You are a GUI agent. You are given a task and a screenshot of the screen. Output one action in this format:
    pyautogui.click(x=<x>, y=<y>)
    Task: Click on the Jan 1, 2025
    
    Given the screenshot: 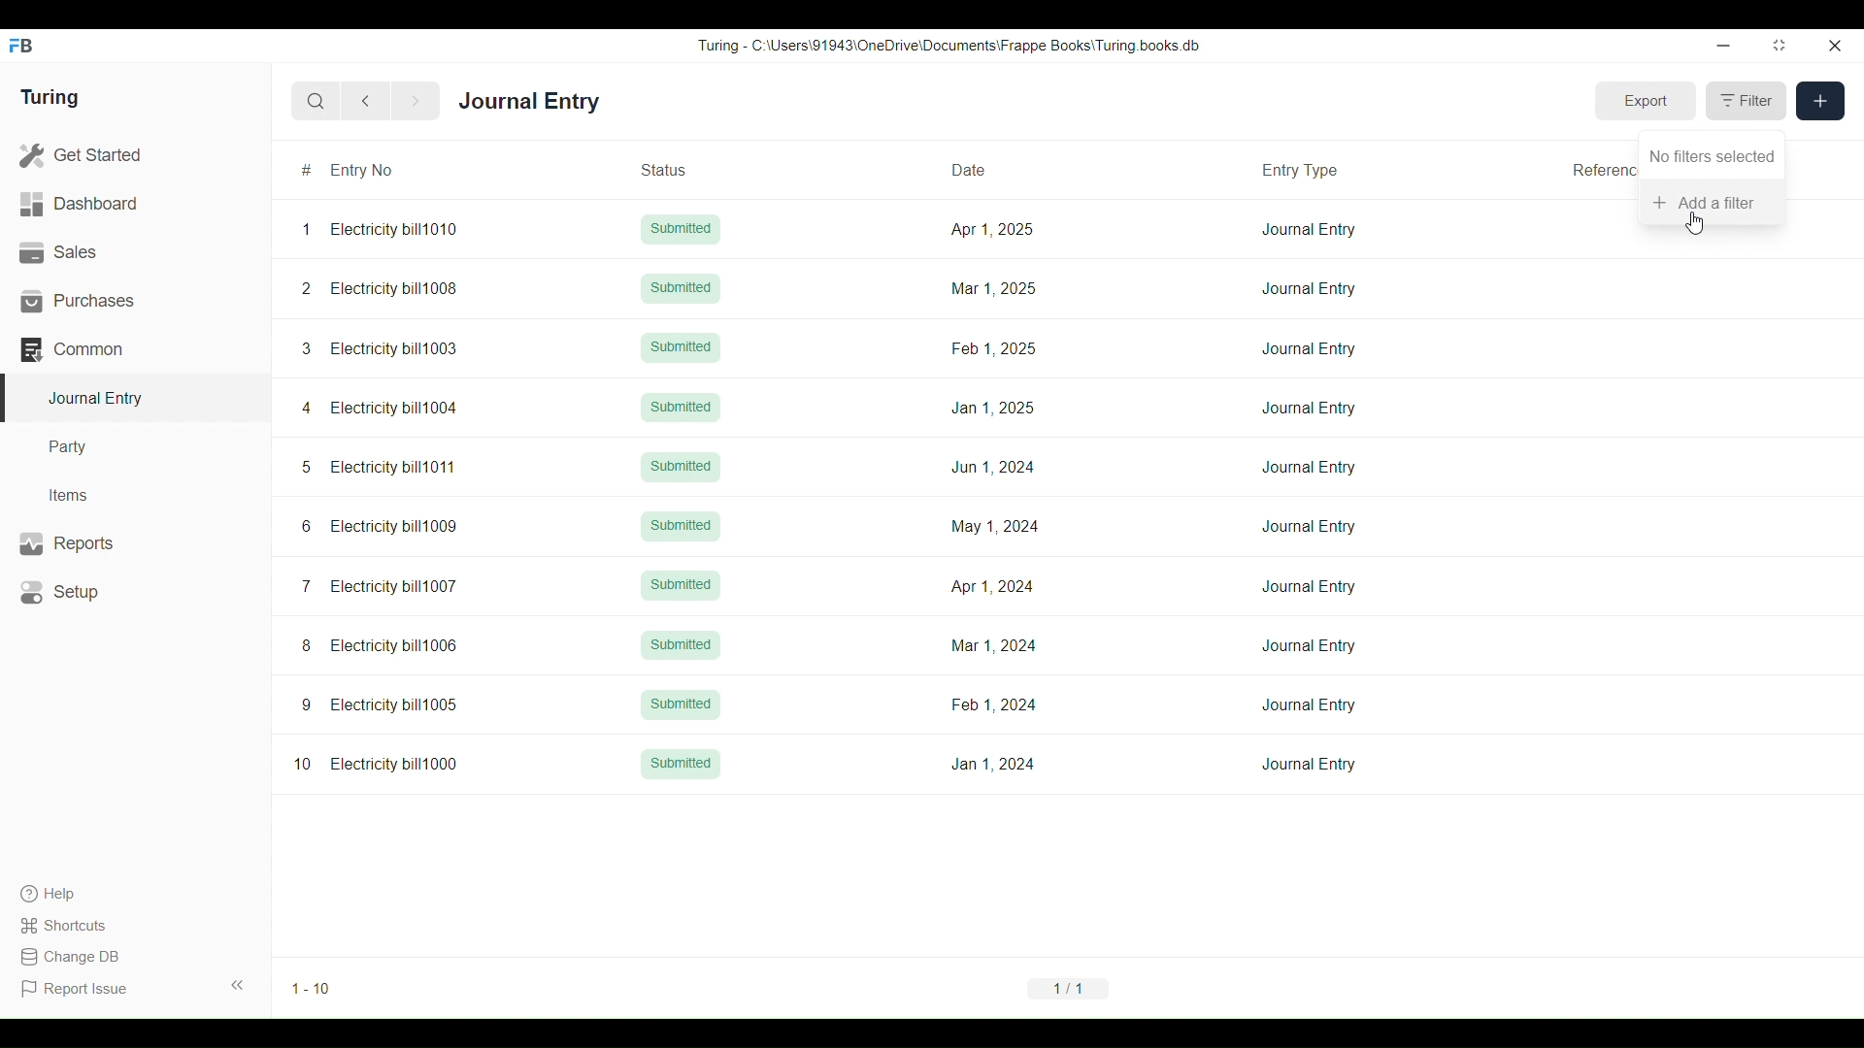 What is the action you would take?
    pyautogui.click(x=993, y=408)
    